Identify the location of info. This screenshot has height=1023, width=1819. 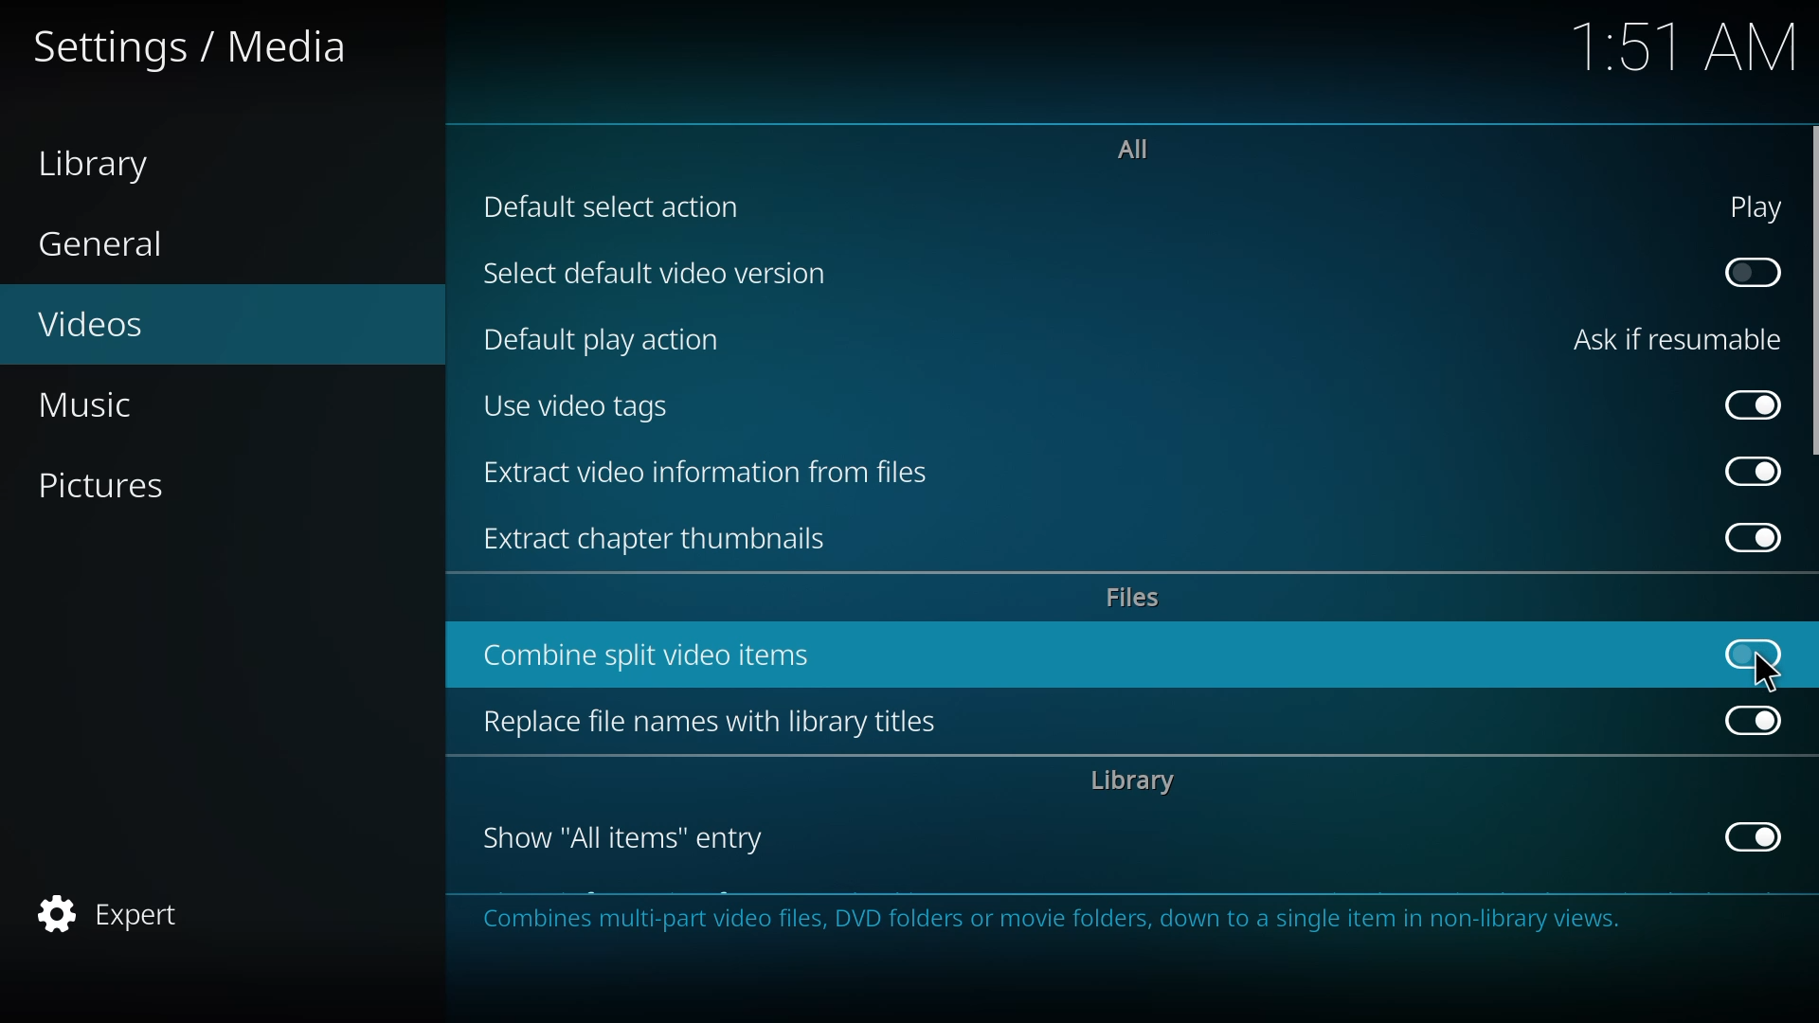
(1064, 921).